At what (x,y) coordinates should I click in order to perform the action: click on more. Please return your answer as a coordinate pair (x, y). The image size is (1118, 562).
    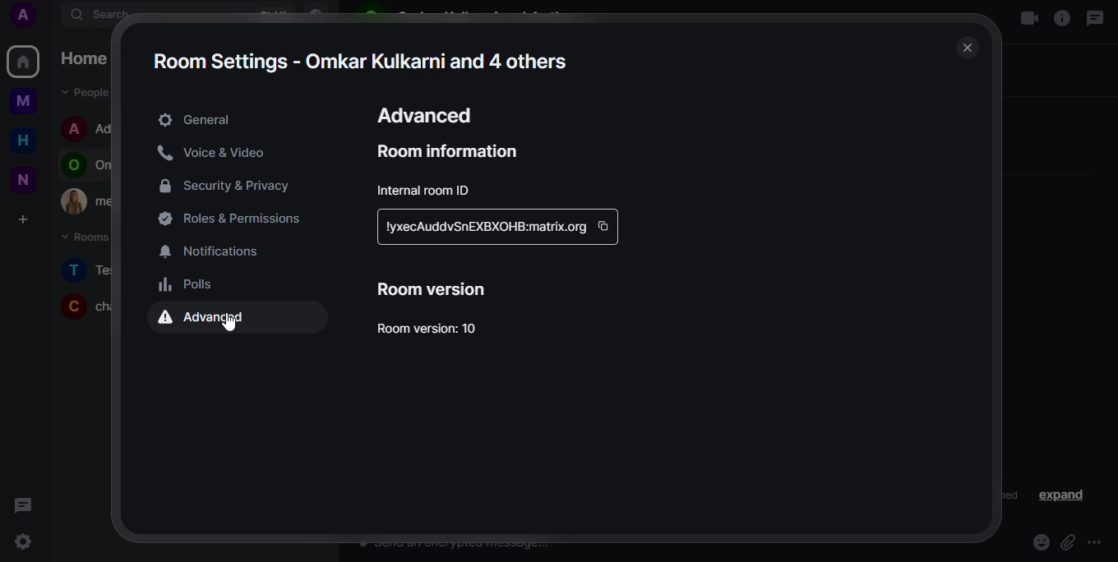
    Looking at the image, I should click on (1098, 542).